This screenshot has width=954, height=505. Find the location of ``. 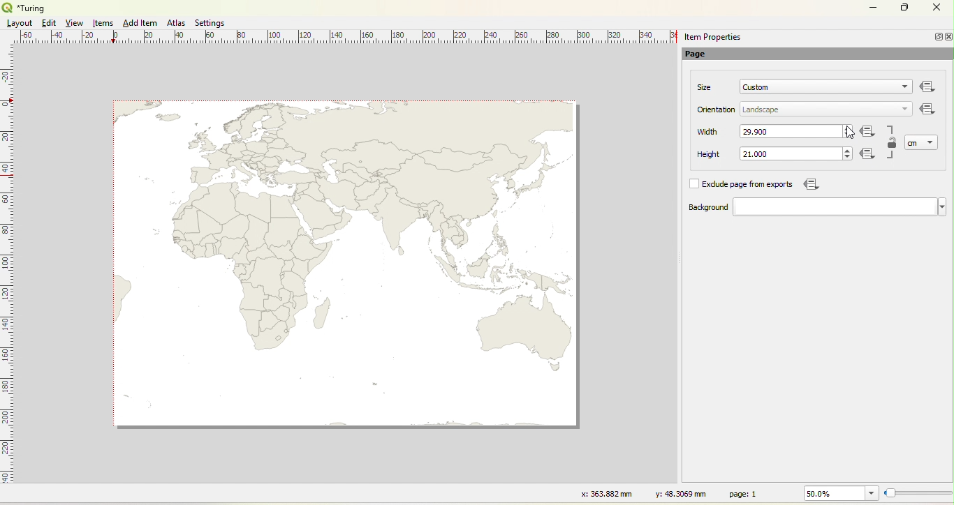

 is located at coordinates (928, 87).